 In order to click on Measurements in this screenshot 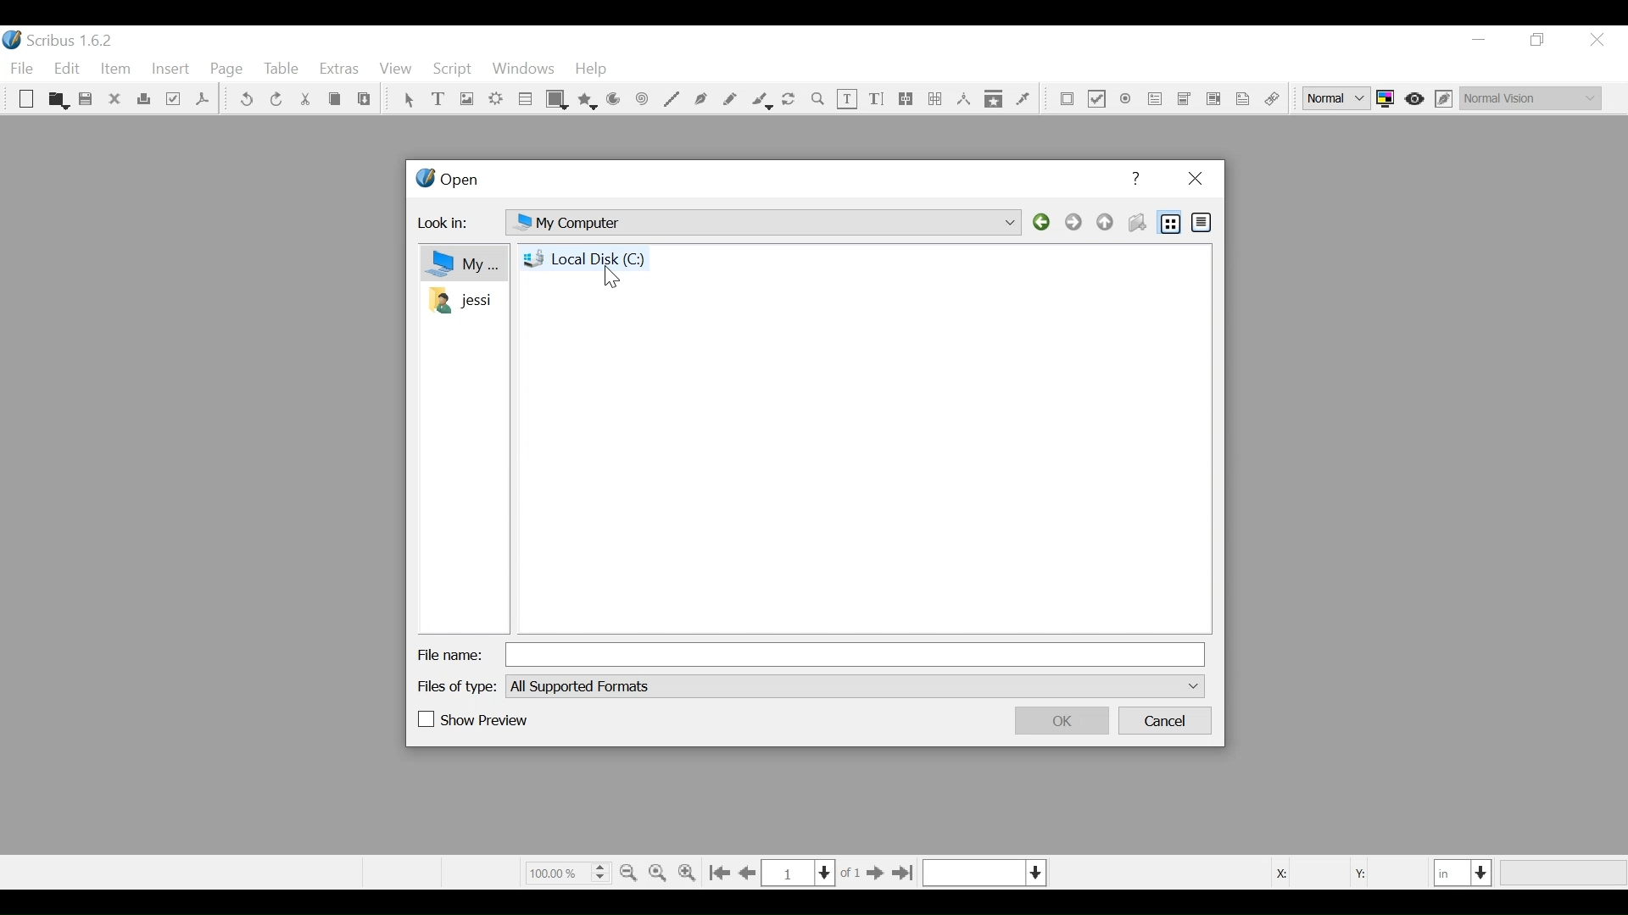, I will do `click(963, 99)`.